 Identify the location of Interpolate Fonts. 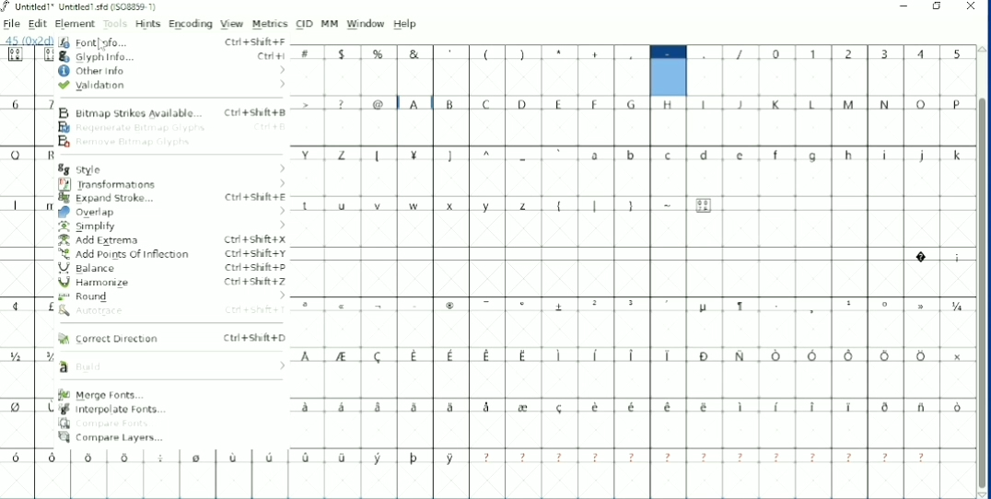
(113, 409).